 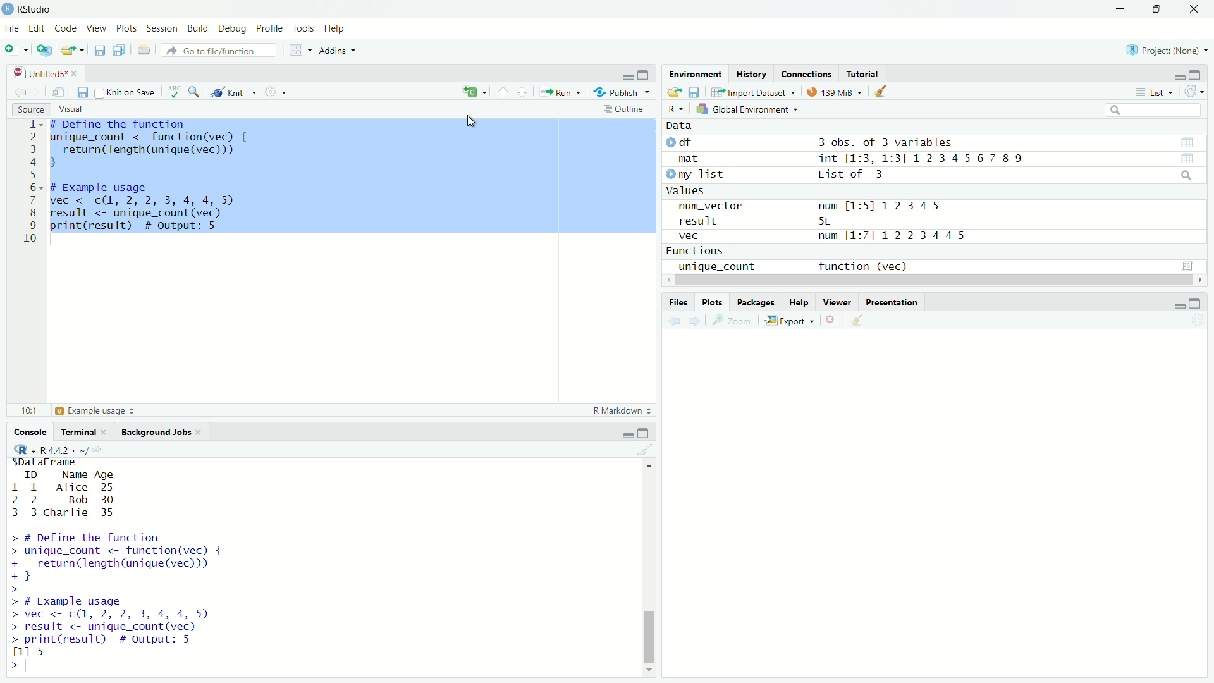 What do you see at coordinates (305, 27) in the screenshot?
I see `Tools` at bounding box center [305, 27].